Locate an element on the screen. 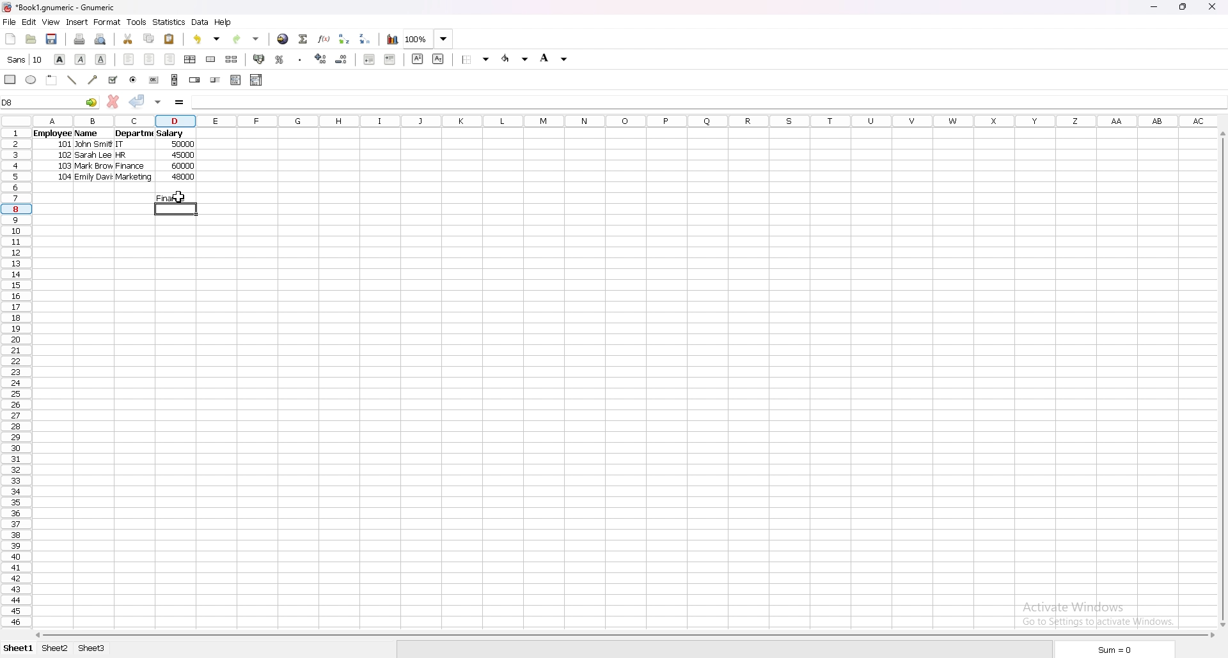  increase decimal is located at coordinates (321, 59).